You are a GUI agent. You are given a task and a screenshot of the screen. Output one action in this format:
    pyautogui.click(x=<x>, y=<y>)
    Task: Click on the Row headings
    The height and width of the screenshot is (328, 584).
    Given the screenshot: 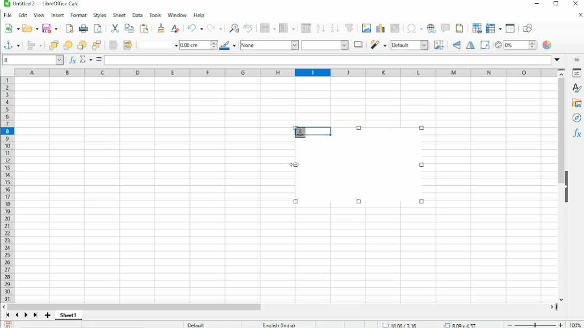 What is the action you would take?
    pyautogui.click(x=6, y=189)
    